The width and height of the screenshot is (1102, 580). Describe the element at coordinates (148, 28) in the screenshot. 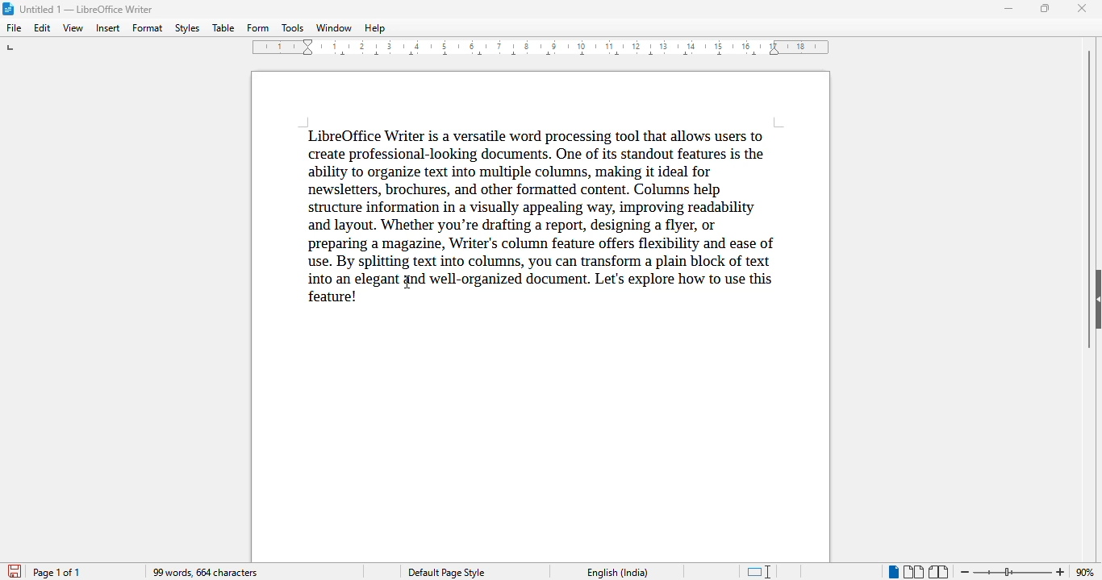

I see `format` at that location.